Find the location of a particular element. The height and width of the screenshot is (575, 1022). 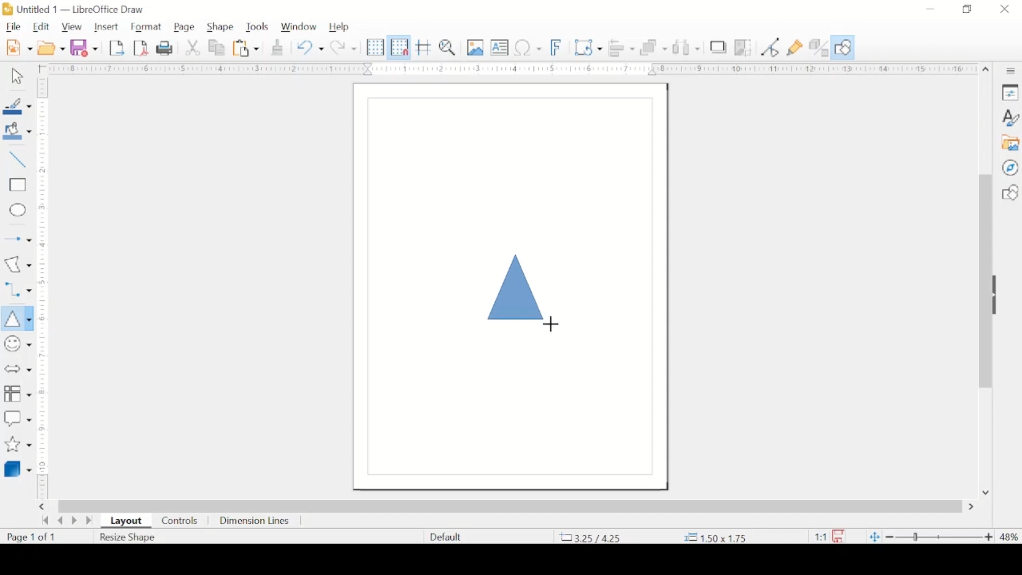

edit is located at coordinates (41, 27).